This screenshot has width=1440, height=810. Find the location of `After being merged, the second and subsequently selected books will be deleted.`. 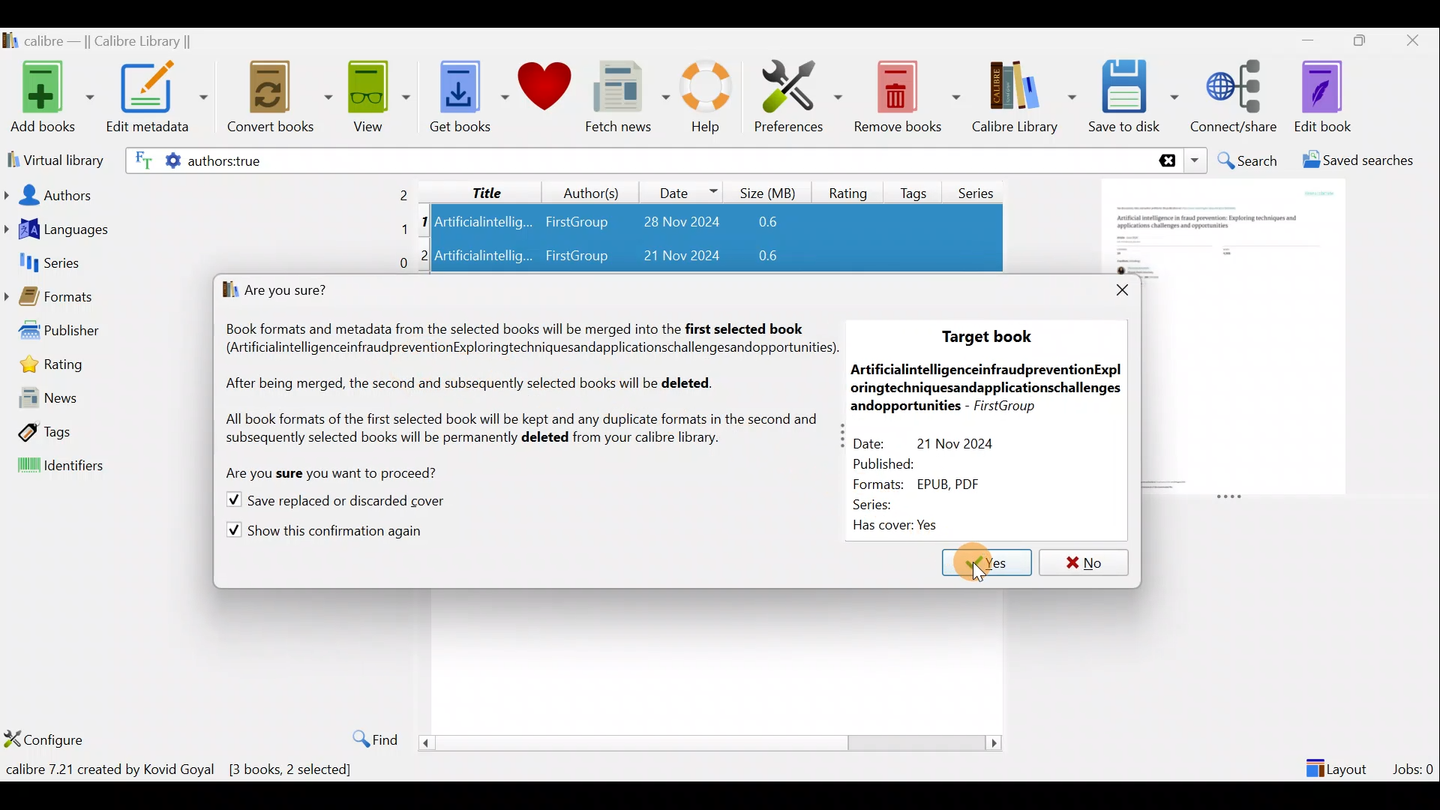

After being merged, the second and subsequently selected books will be deleted. is located at coordinates (478, 388).